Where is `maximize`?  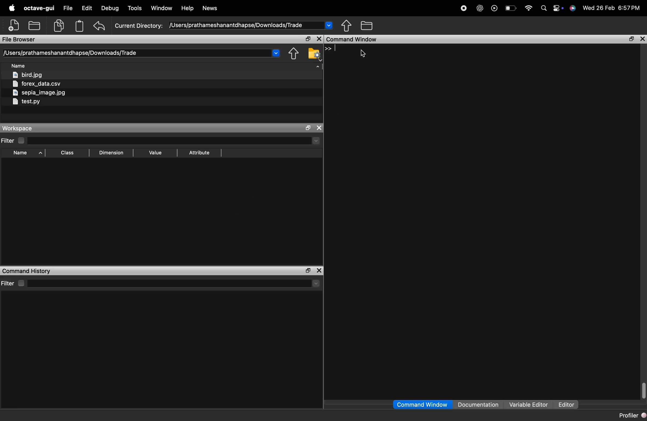 maximize is located at coordinates (308, 128).